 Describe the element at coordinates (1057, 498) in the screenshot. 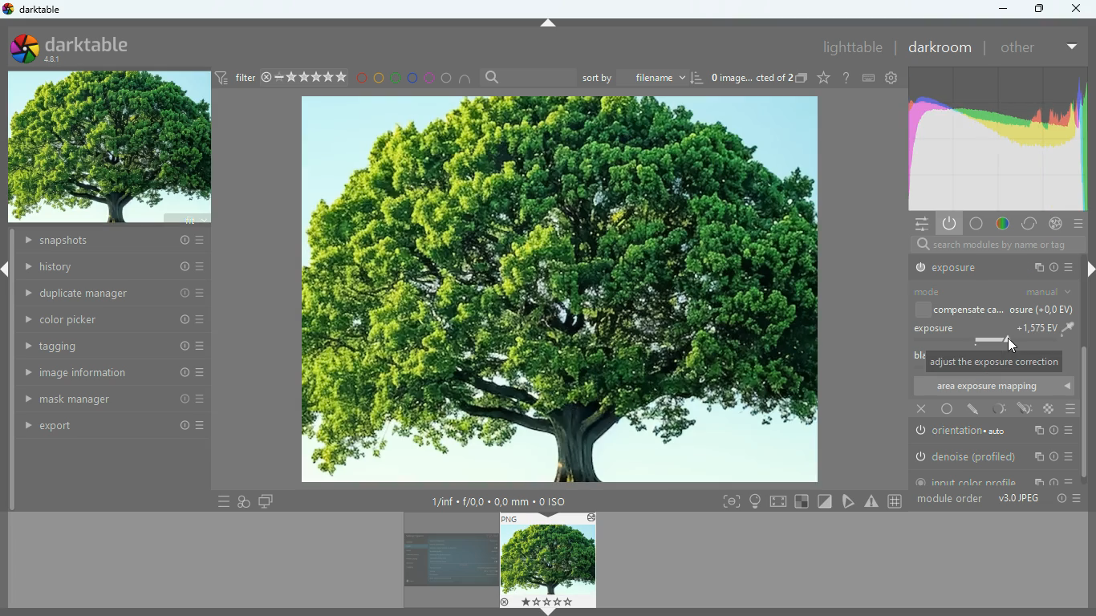

I see `info` at that location.